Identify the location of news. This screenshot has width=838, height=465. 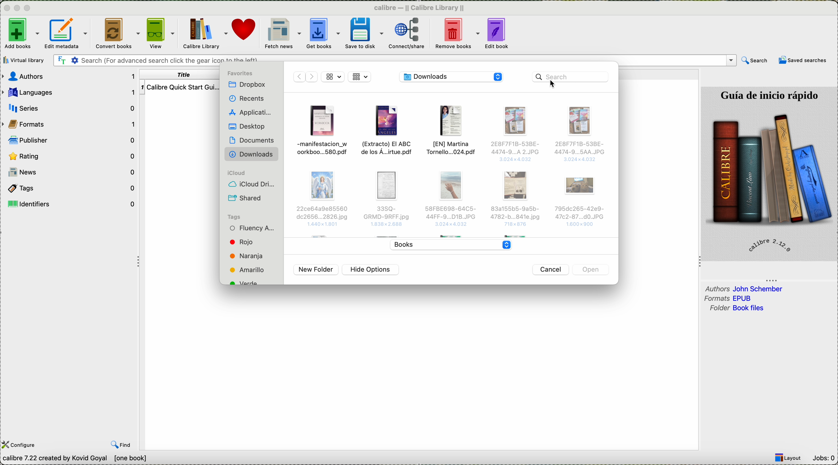
(70, 173).